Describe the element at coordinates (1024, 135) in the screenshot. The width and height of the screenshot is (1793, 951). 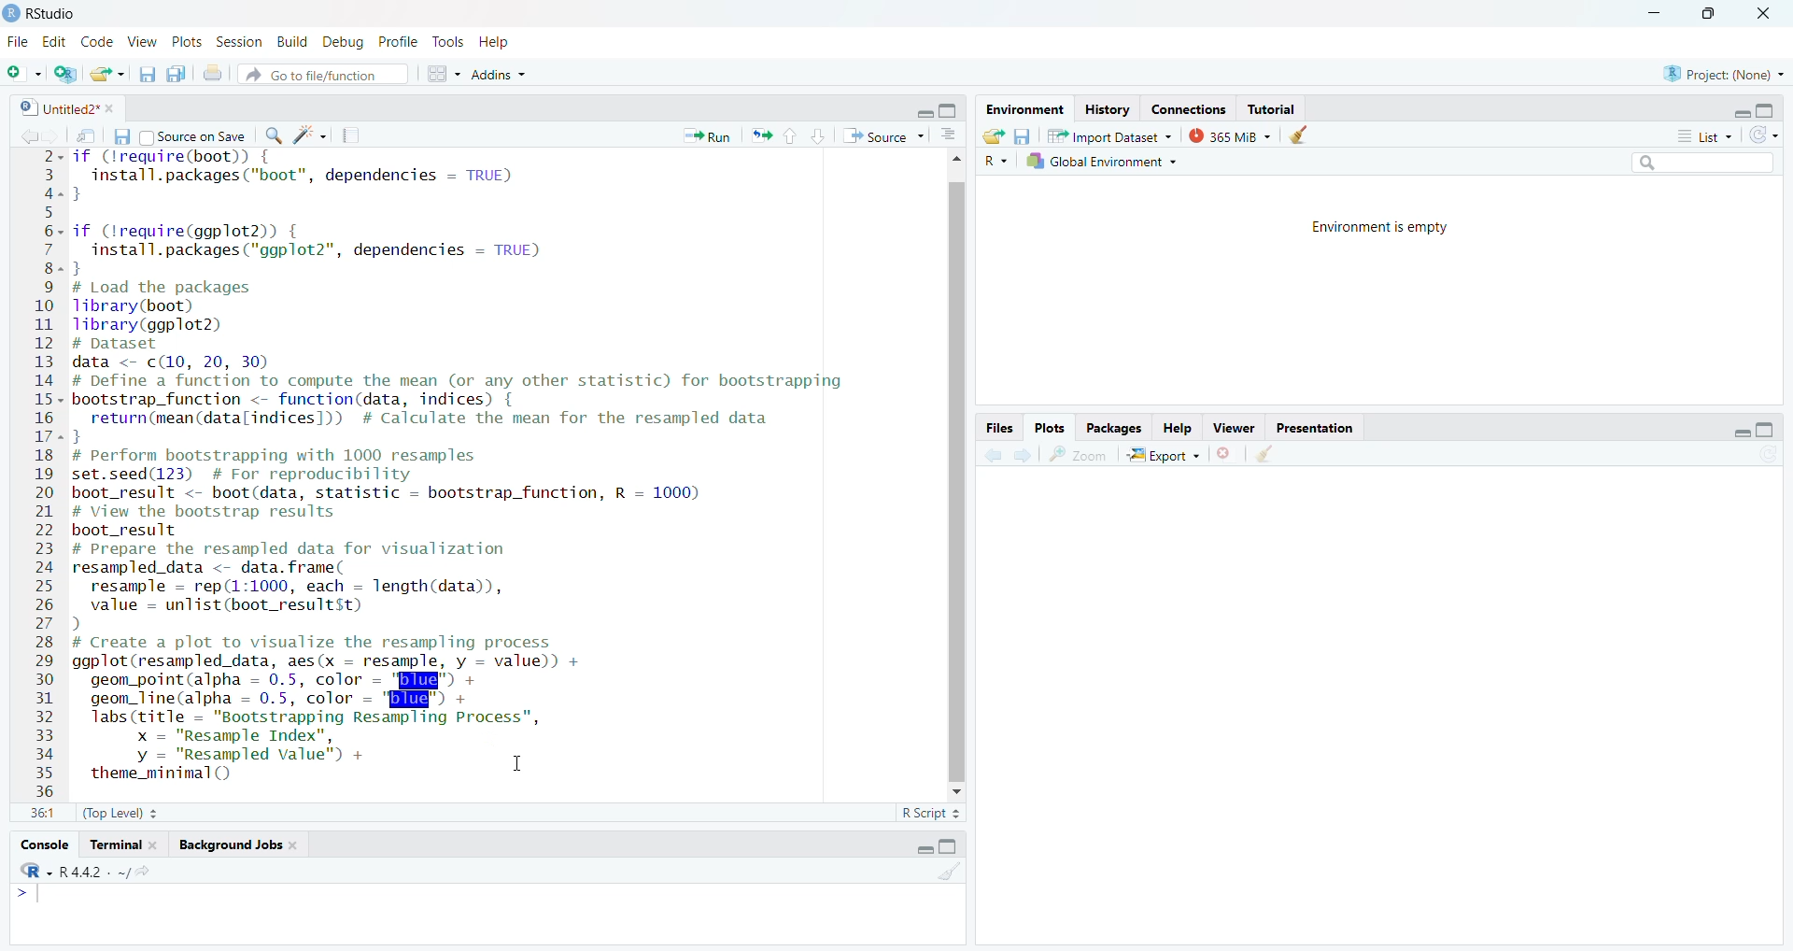
I see `save` at that location.